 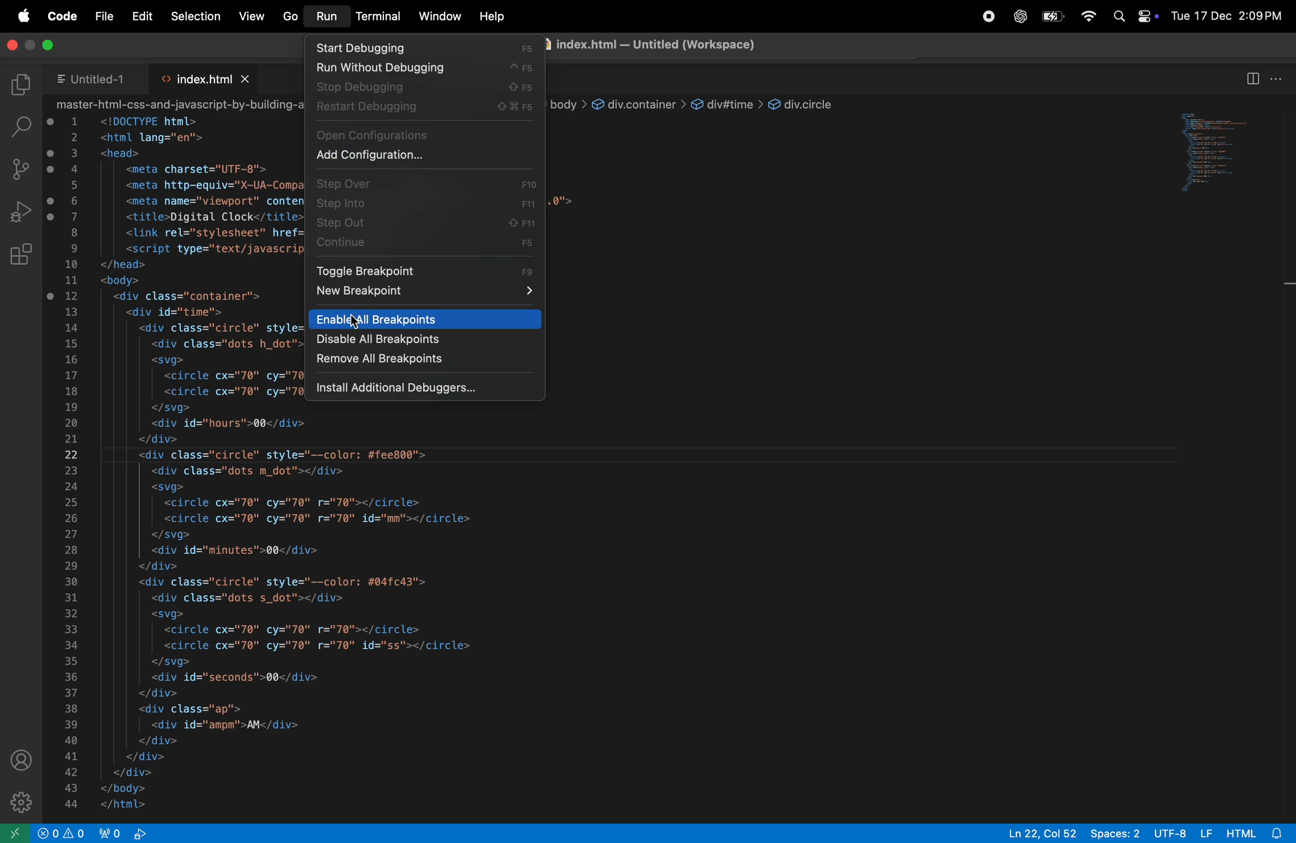 I want to click on disable. all breakpoints, so click(x=426, y=340).